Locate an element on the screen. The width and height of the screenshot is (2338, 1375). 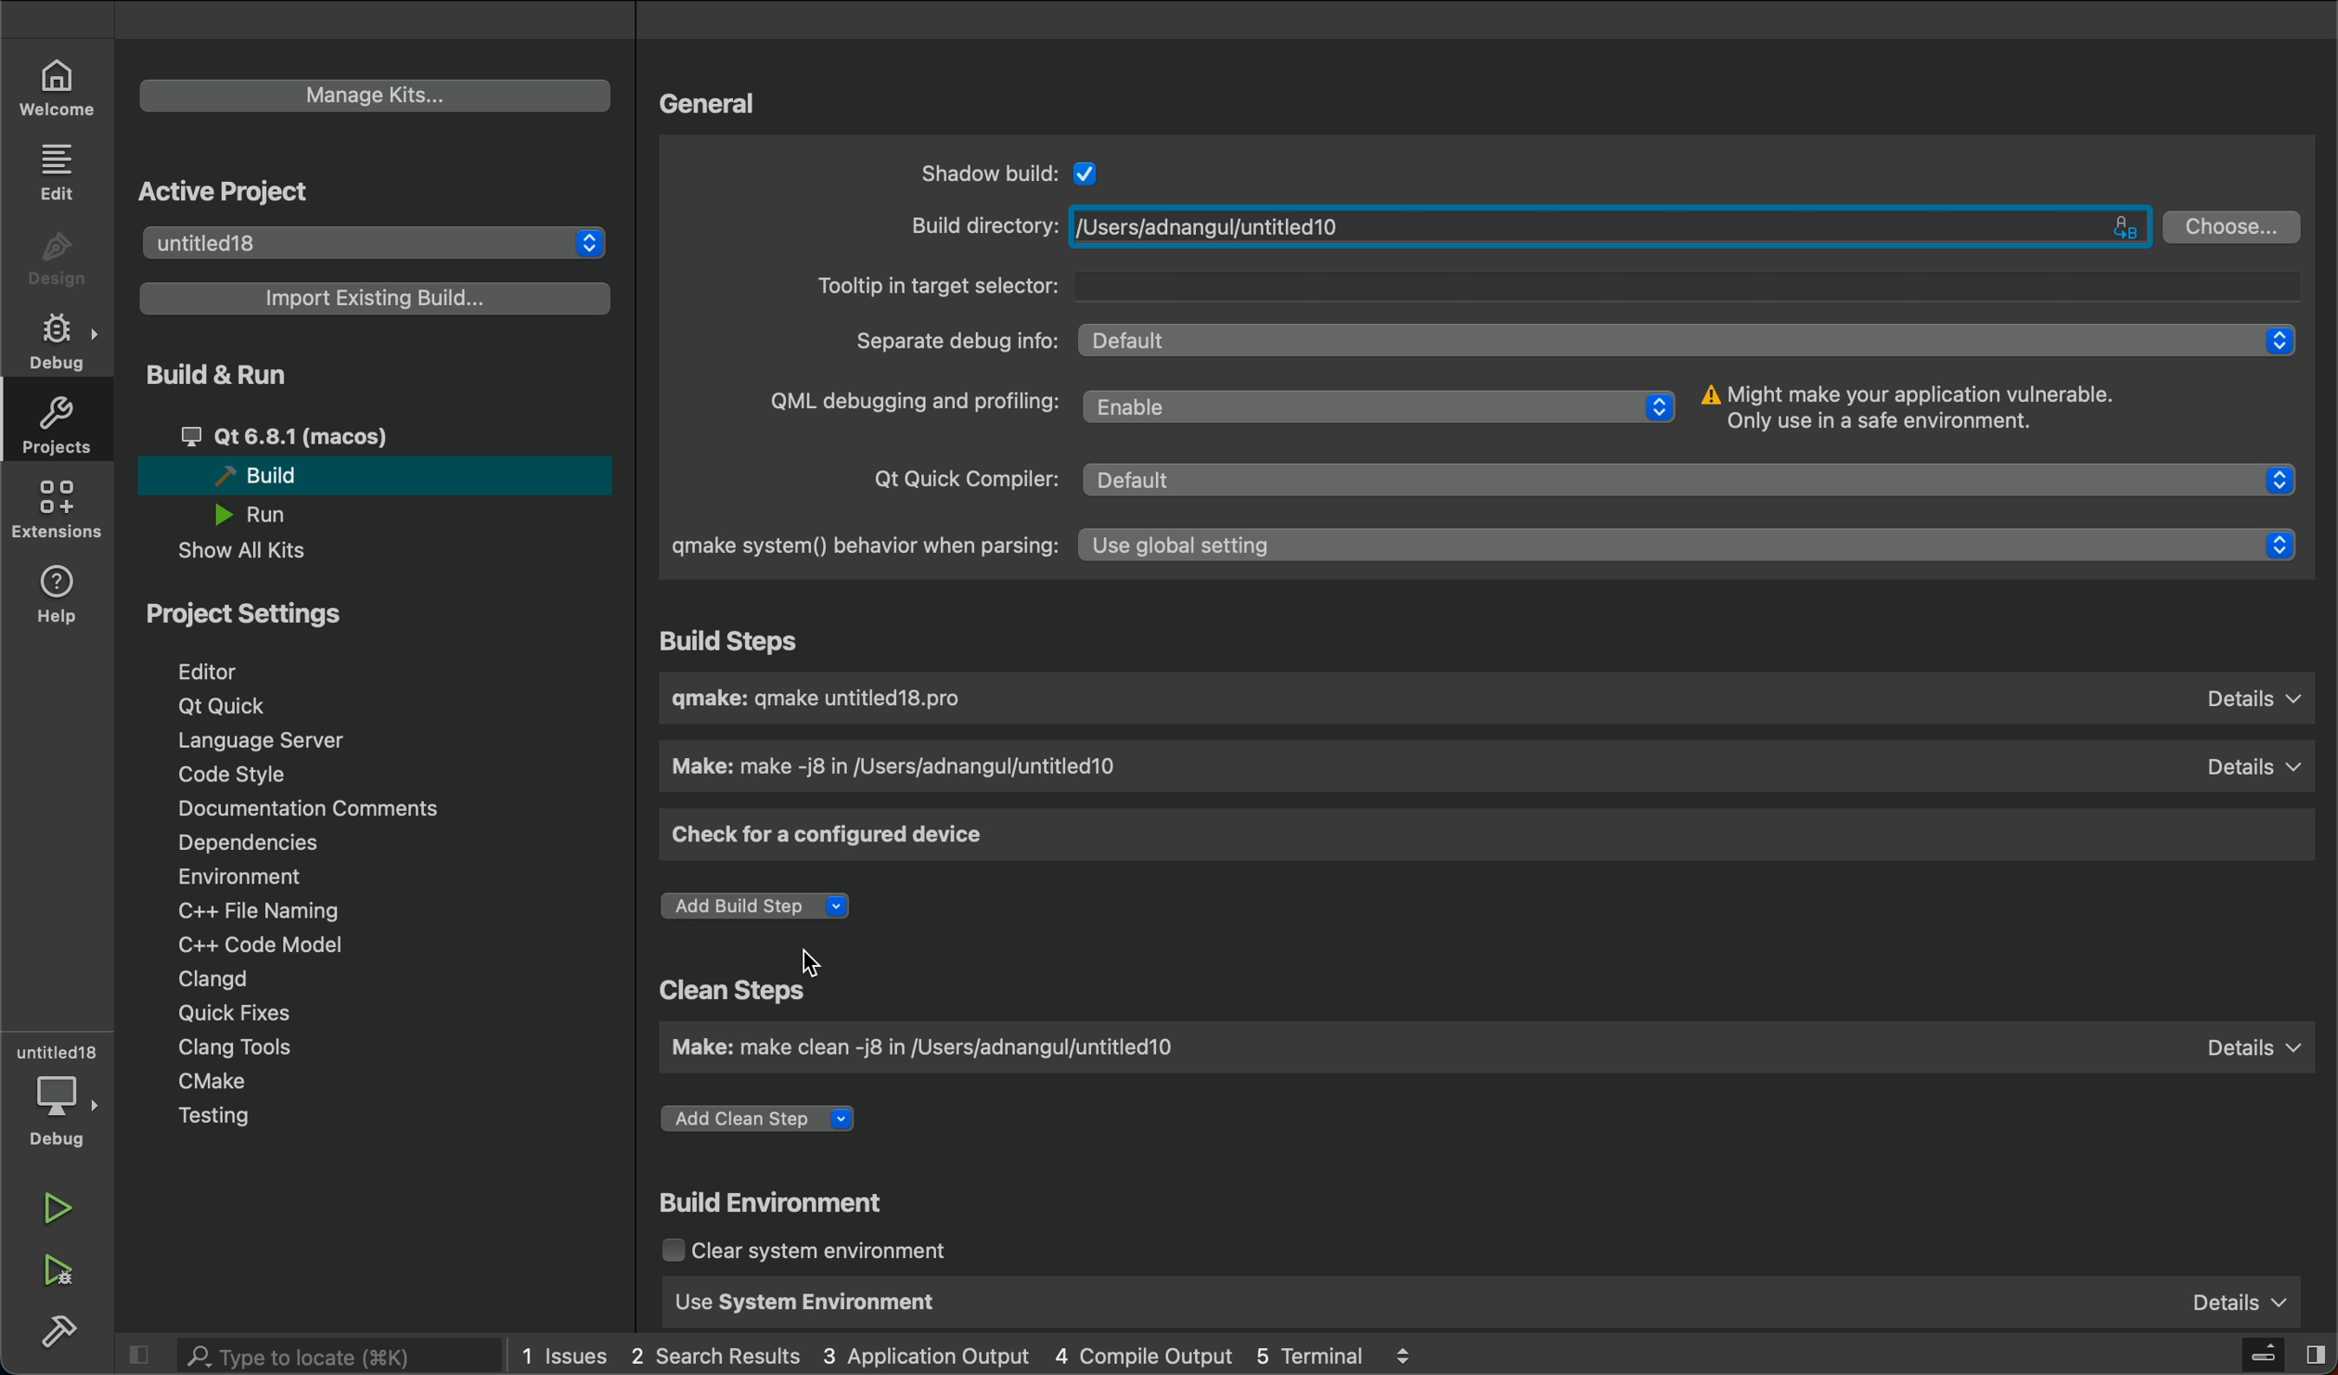
search bar is located at coordinates (322, 1355).